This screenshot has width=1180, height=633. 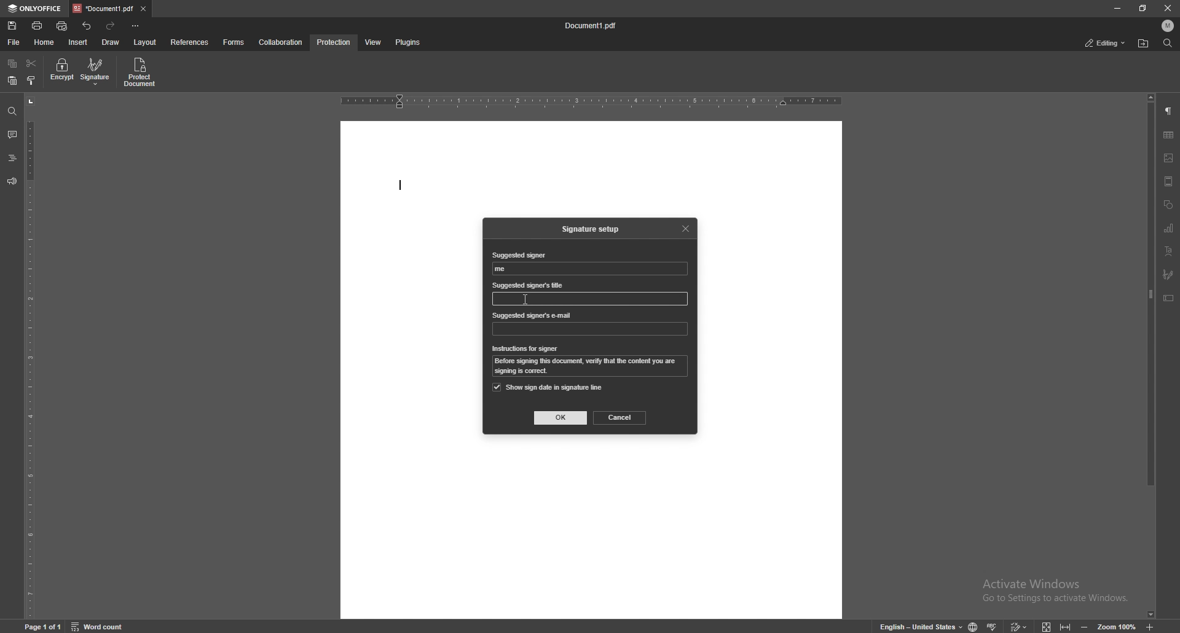 What do you see at coordinates (1017, 625) in the screenshot?
I see `track changes` at bounding box center [1017, 625].